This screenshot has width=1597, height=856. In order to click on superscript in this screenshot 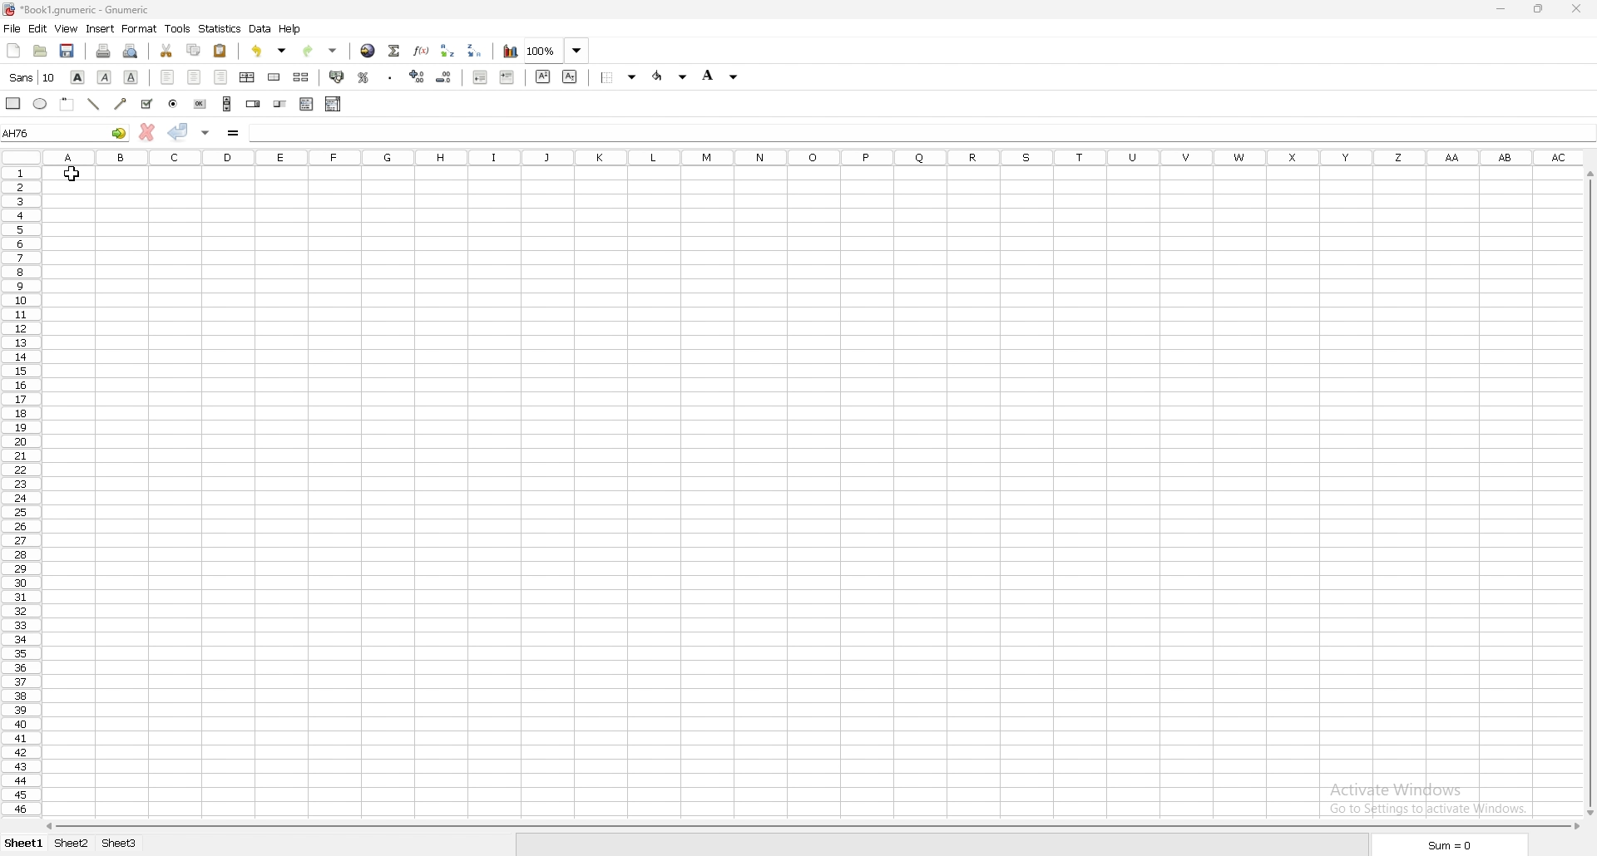, I will do `click(542, 76)`.